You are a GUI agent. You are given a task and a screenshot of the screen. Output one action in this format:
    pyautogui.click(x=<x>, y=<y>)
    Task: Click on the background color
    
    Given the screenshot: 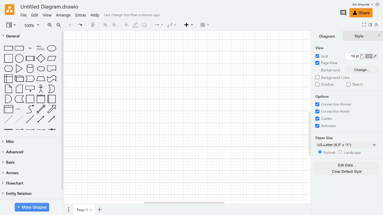 What is the action you would take?
    pyautogui.click(x=333, y=78)
    